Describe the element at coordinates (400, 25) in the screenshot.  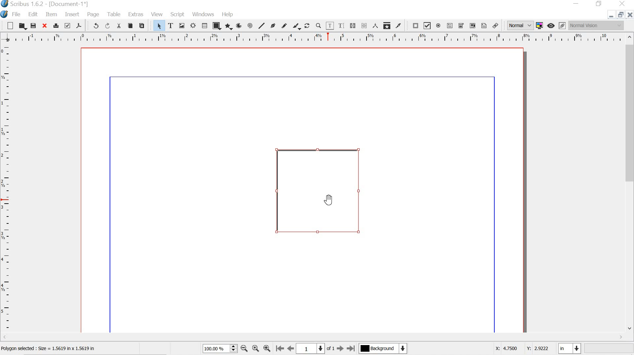
I see `eye dropper` at that location.